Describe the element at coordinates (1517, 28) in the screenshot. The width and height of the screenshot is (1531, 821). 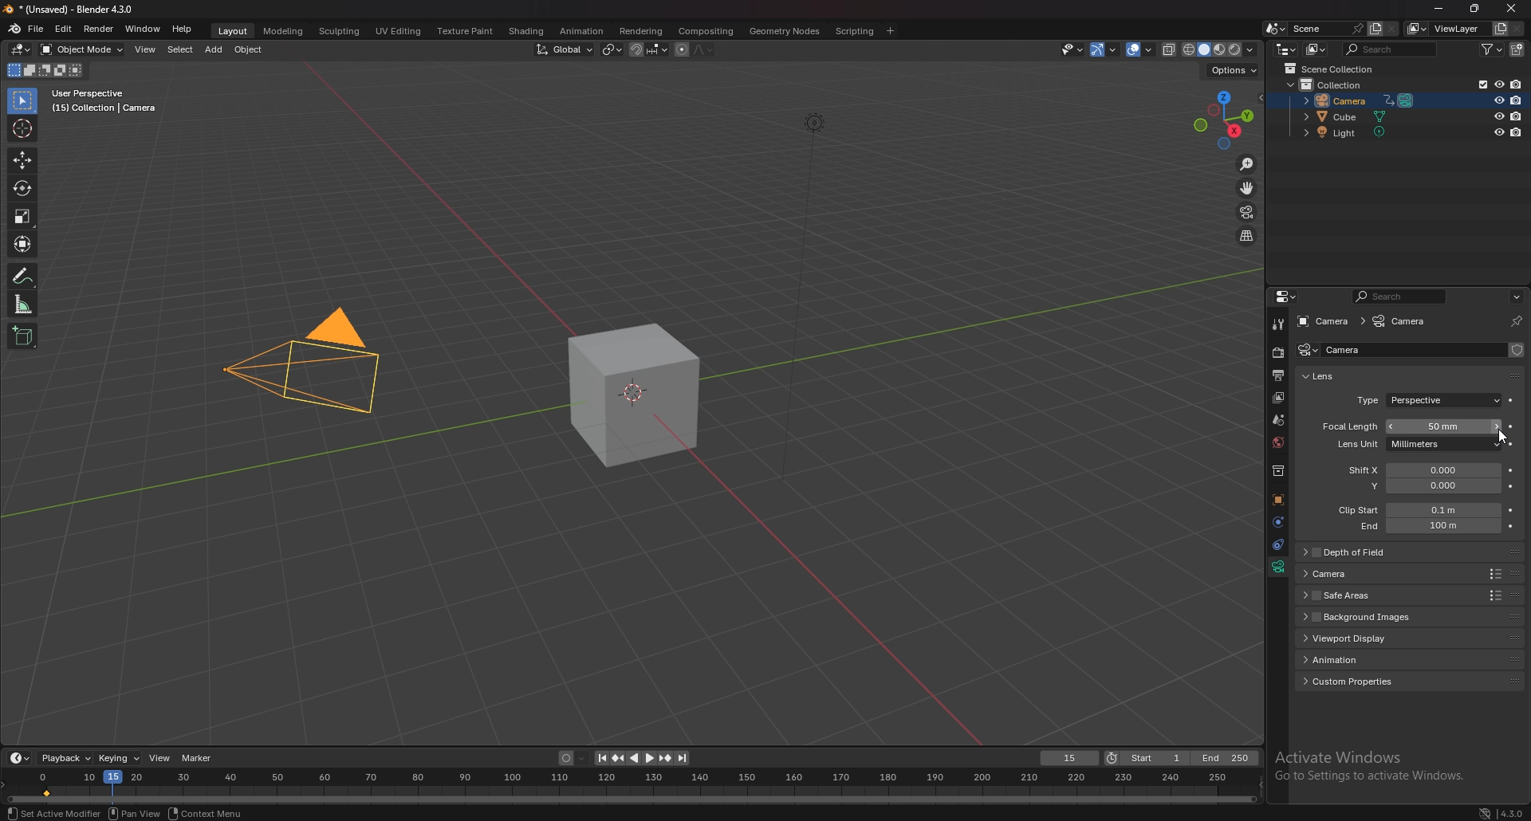
I see `remove viewlayer` at that location.